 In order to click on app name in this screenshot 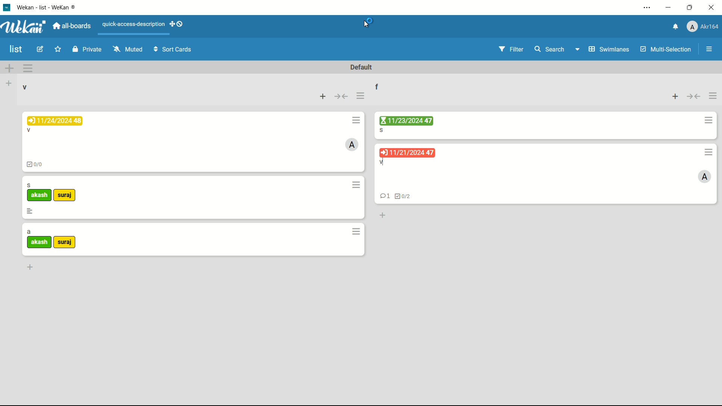, I will do `click(50, 8)`.